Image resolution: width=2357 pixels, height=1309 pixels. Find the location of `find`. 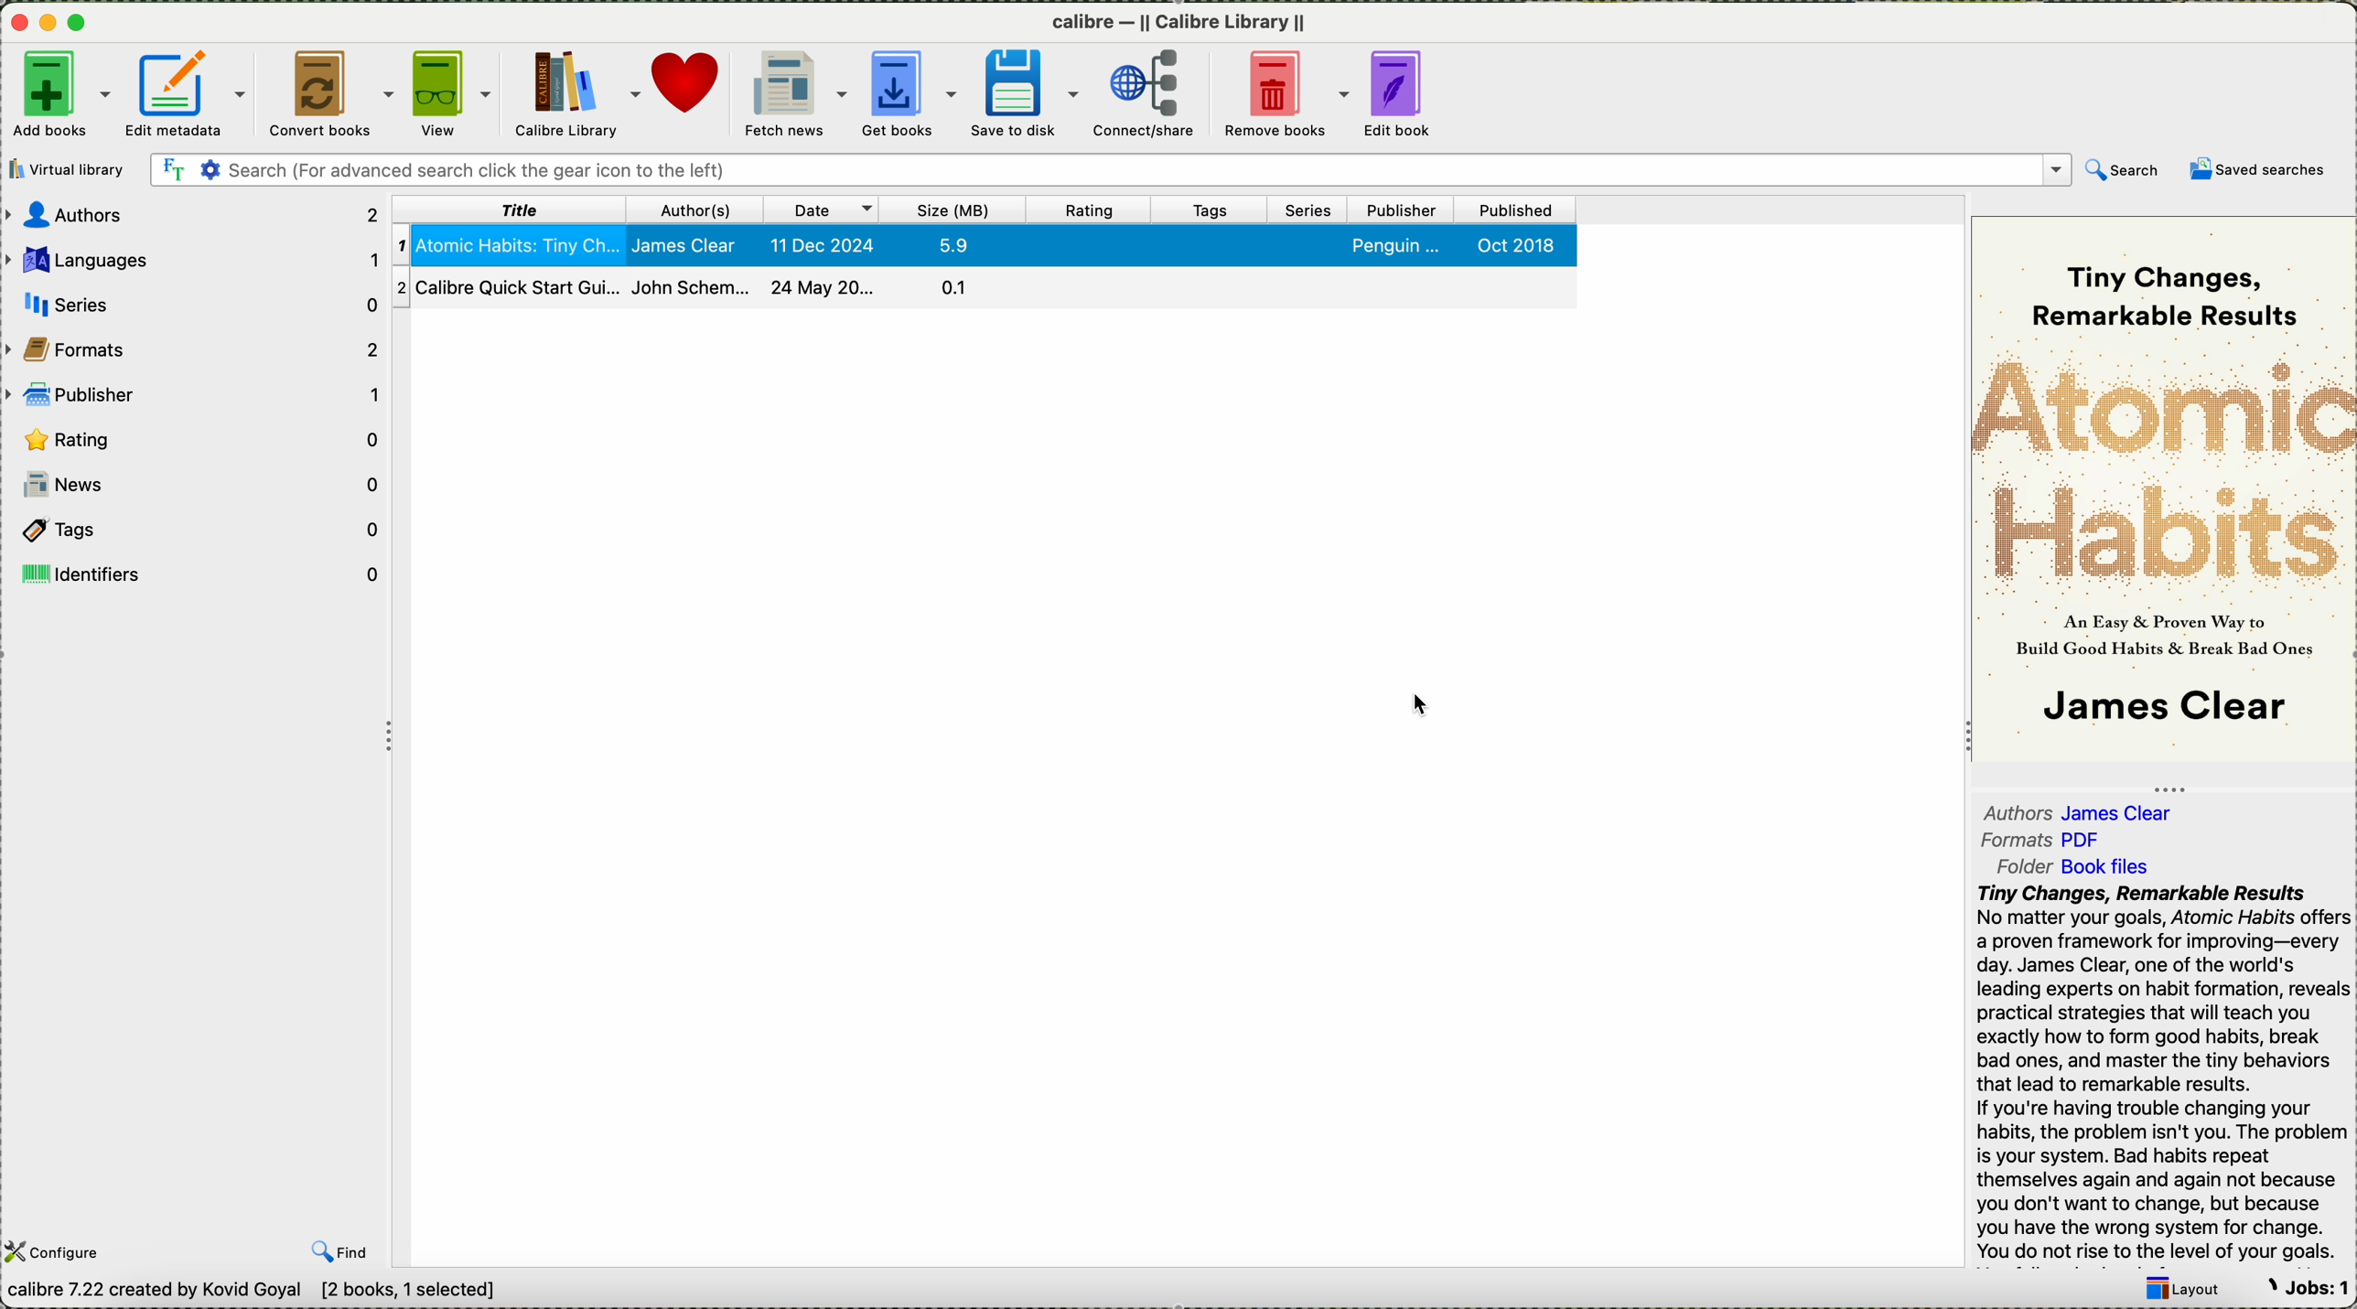

find is located at coordinates (345, 1251).